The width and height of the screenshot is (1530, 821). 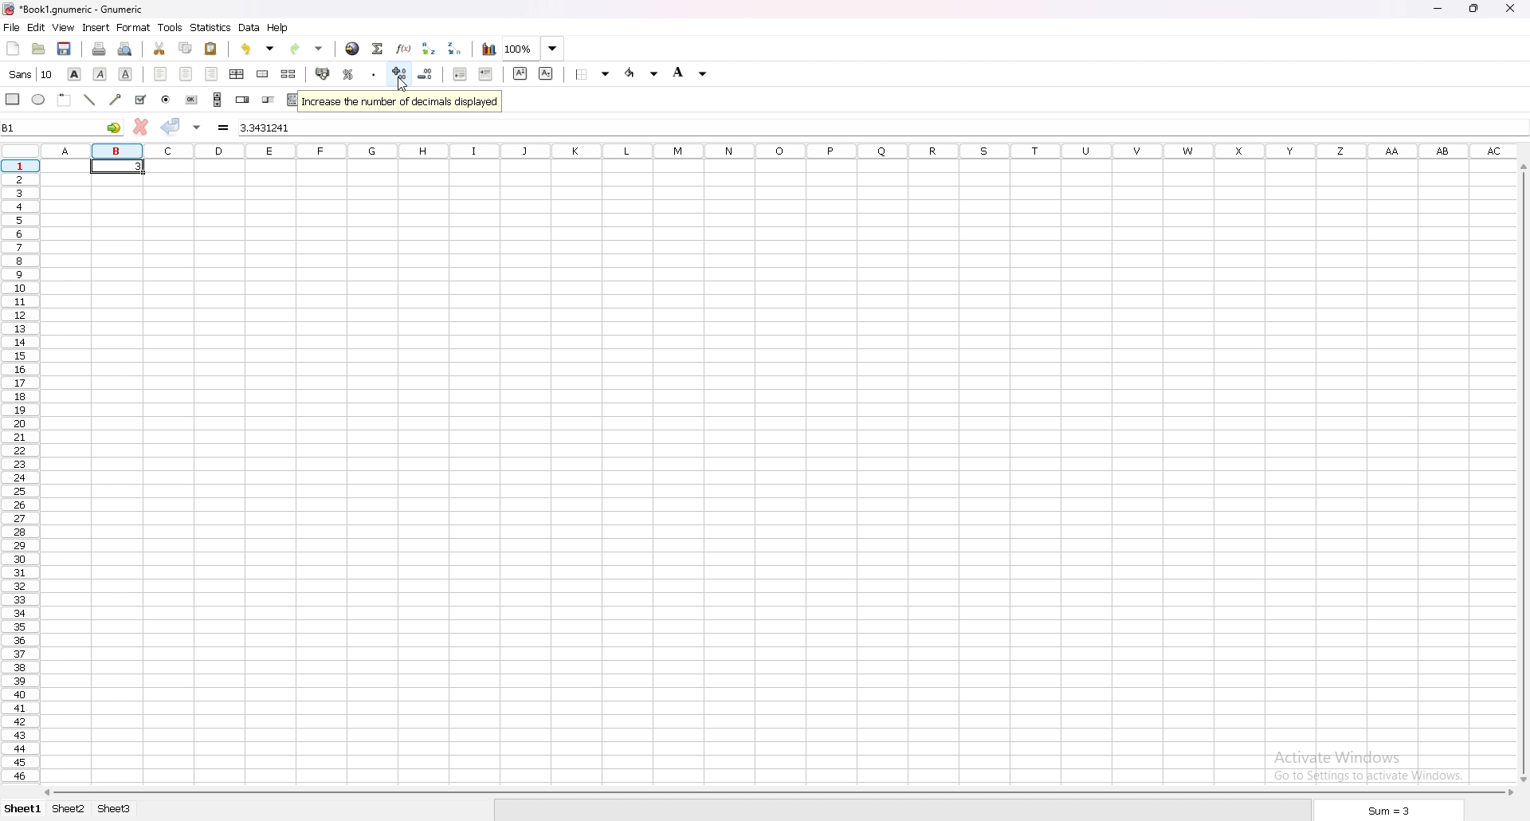 What do you see at coordinates (520, 73) in the screenshot?
I see `superscript` at bounding box center [520, 73].